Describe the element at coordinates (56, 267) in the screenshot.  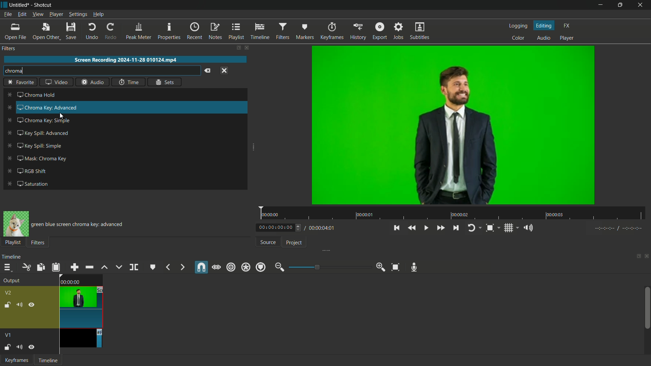
I see `paste` at that location.